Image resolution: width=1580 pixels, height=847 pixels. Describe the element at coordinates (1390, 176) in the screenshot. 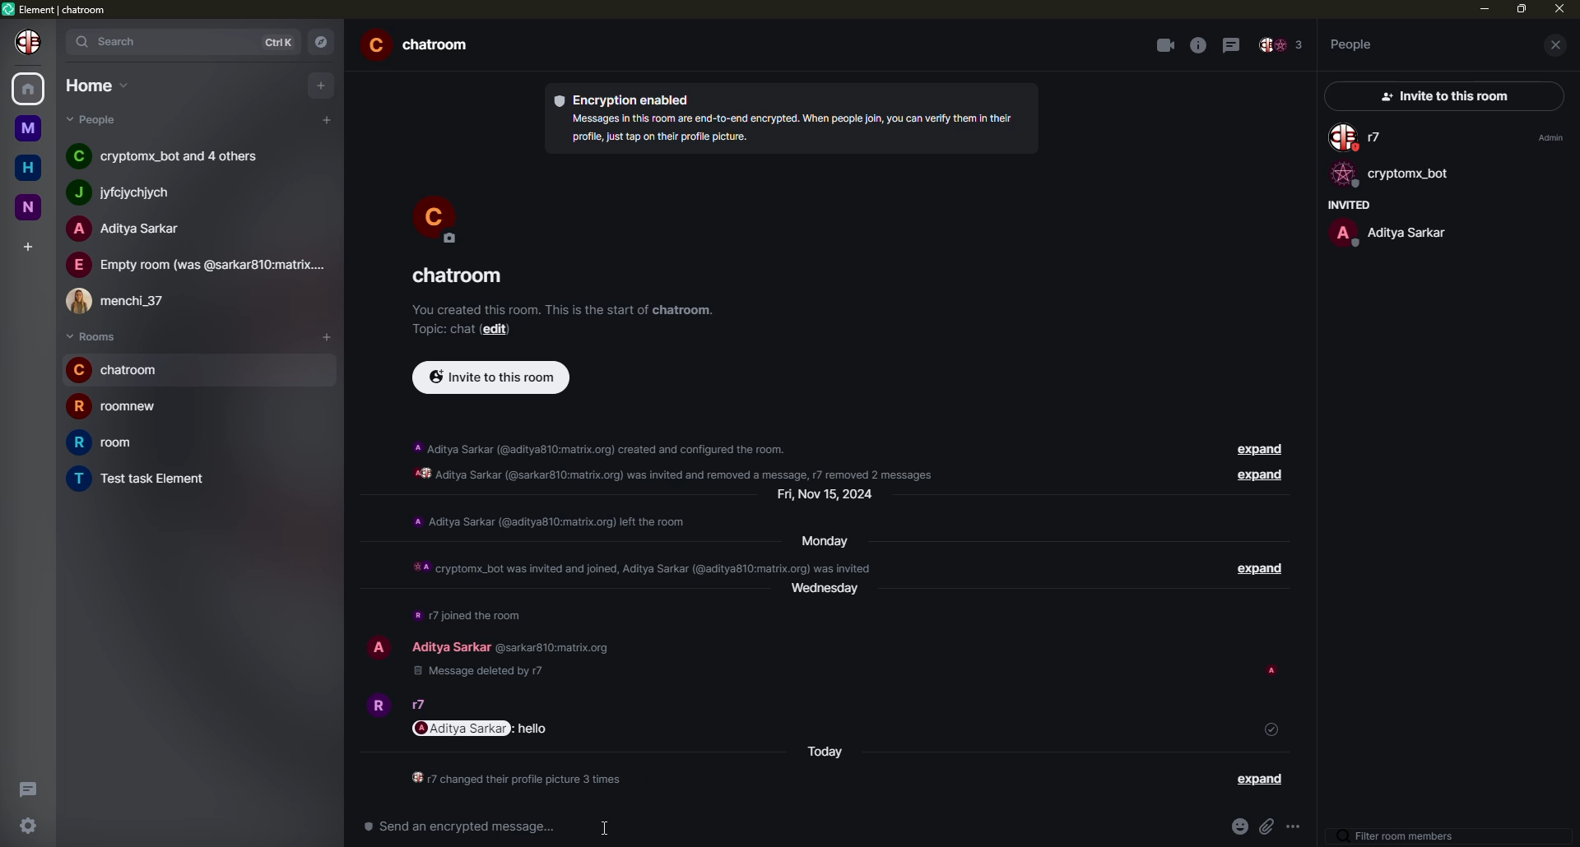

I see `bot` at that location.